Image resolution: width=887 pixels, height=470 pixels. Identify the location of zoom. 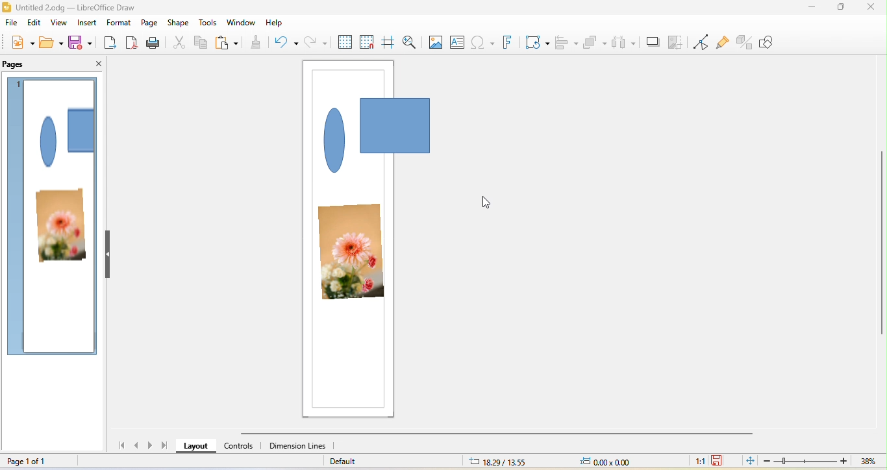
(821, 462).